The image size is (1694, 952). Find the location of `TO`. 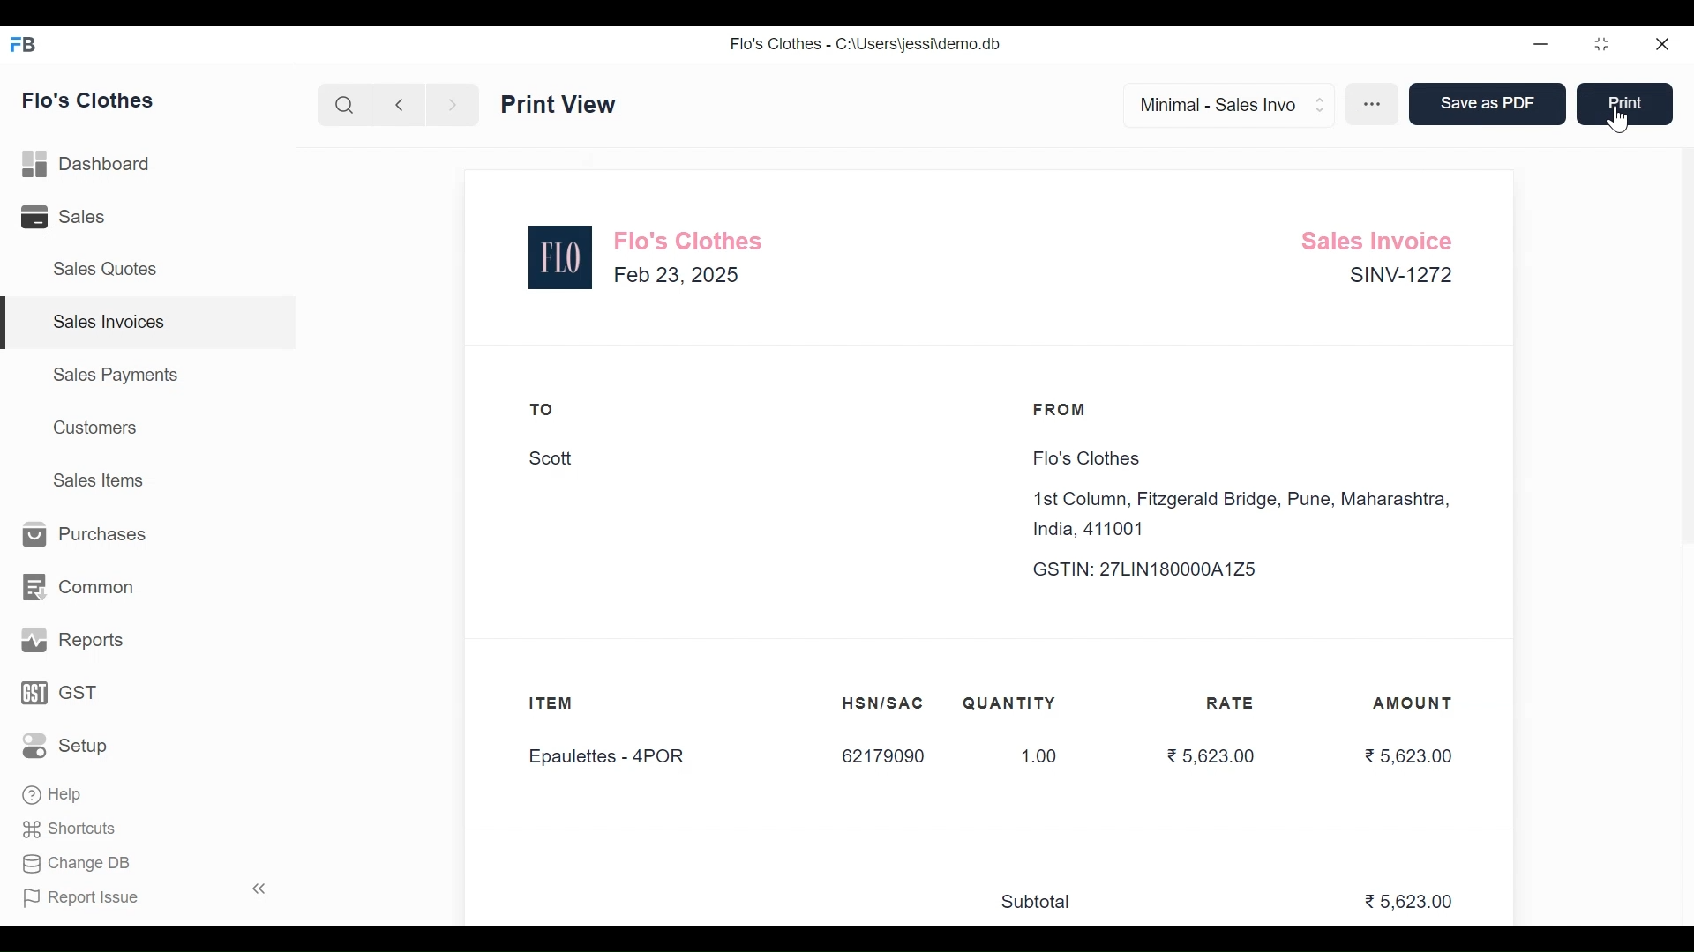

TO is located at coordinates (543, 409).